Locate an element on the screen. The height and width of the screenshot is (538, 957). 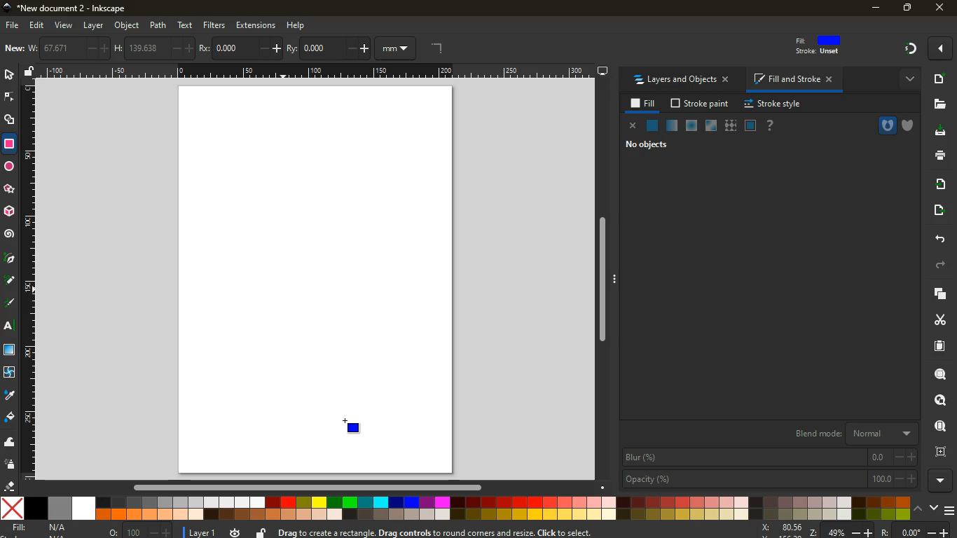
filters is located at coordinates (214, 26).